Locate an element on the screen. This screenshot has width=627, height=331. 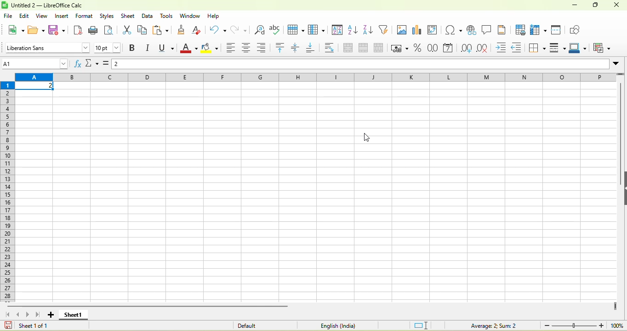
wrap is located at coordinates (332, 48).